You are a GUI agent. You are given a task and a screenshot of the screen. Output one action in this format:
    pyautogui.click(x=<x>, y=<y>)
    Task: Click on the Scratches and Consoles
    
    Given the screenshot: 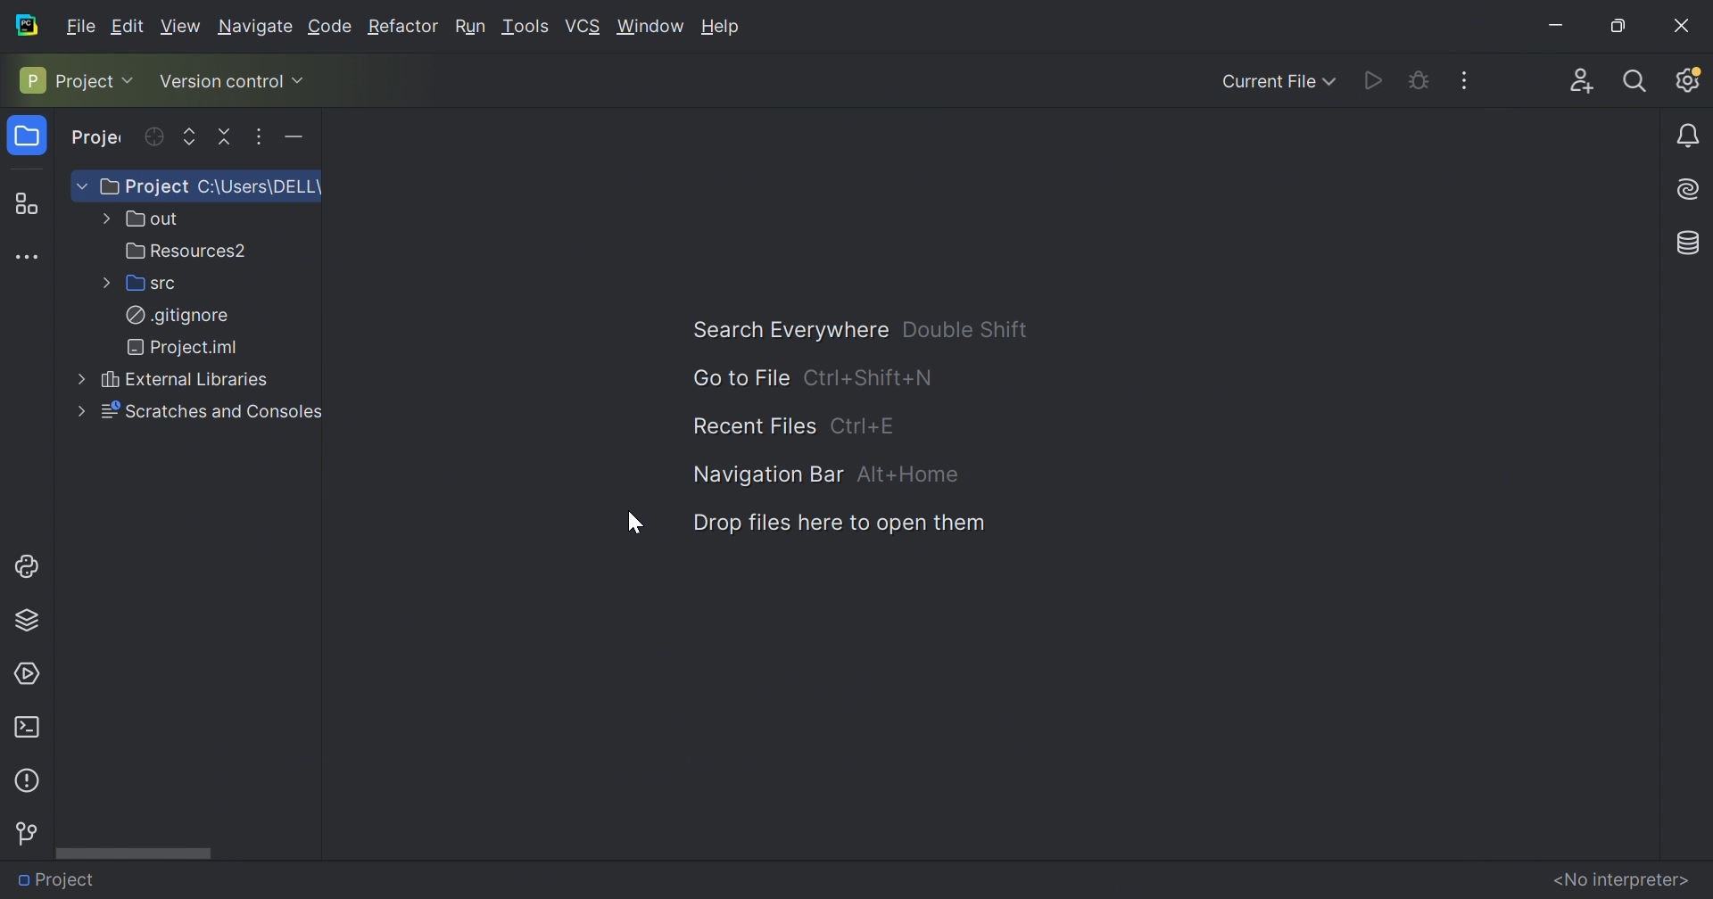 What is the action you would take?
    pyautogui.click(x=208, y=410)
    